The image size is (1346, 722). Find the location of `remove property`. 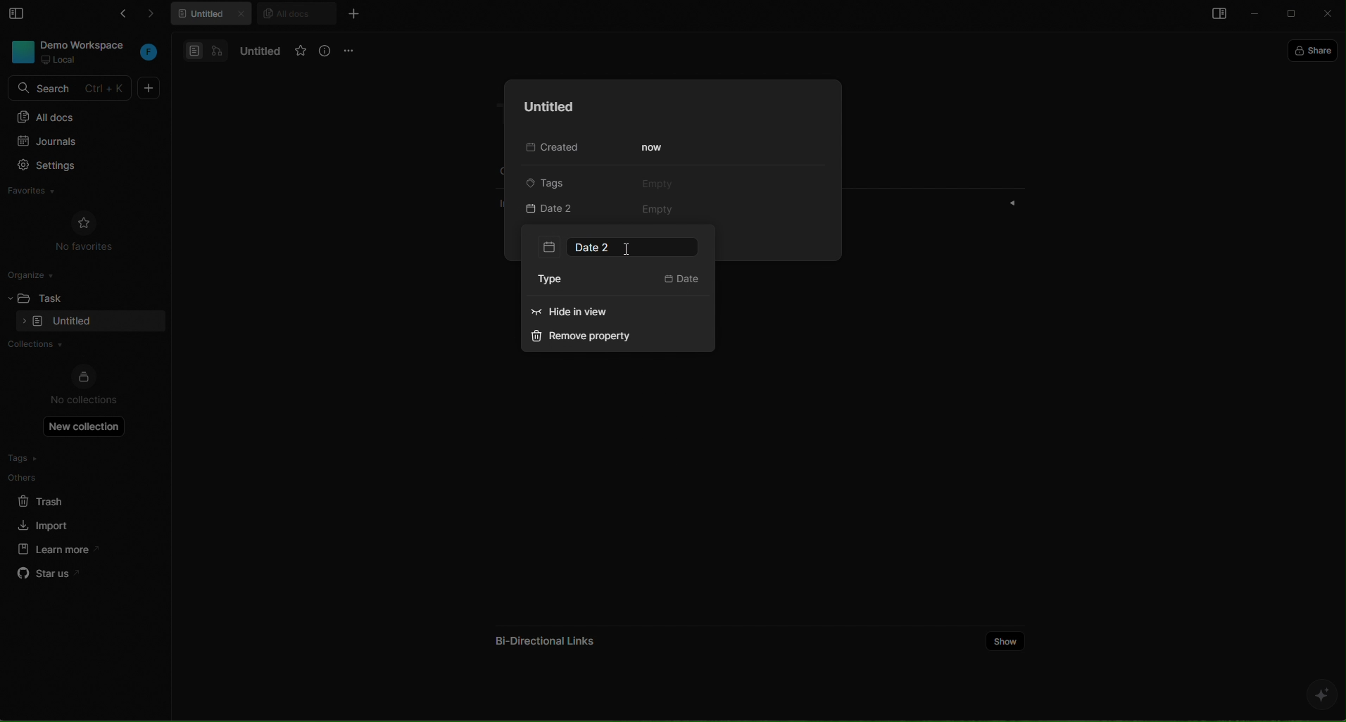

remove property is located at coordinates (589, 338).